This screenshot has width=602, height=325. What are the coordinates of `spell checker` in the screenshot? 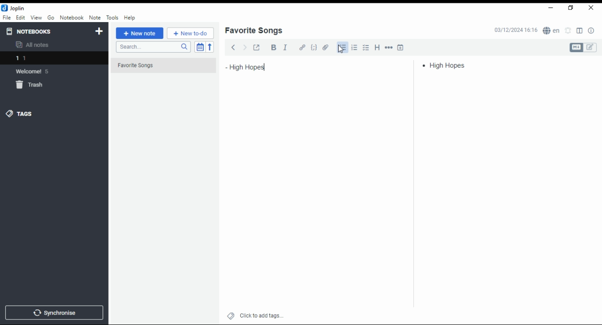 It's located at (552, 30).